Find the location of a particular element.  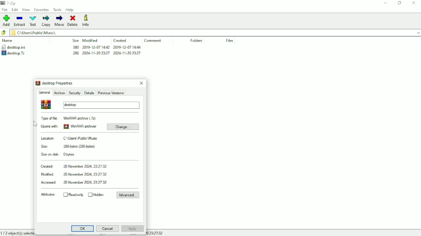

desktop.7z is located at coordinates (19, 53).